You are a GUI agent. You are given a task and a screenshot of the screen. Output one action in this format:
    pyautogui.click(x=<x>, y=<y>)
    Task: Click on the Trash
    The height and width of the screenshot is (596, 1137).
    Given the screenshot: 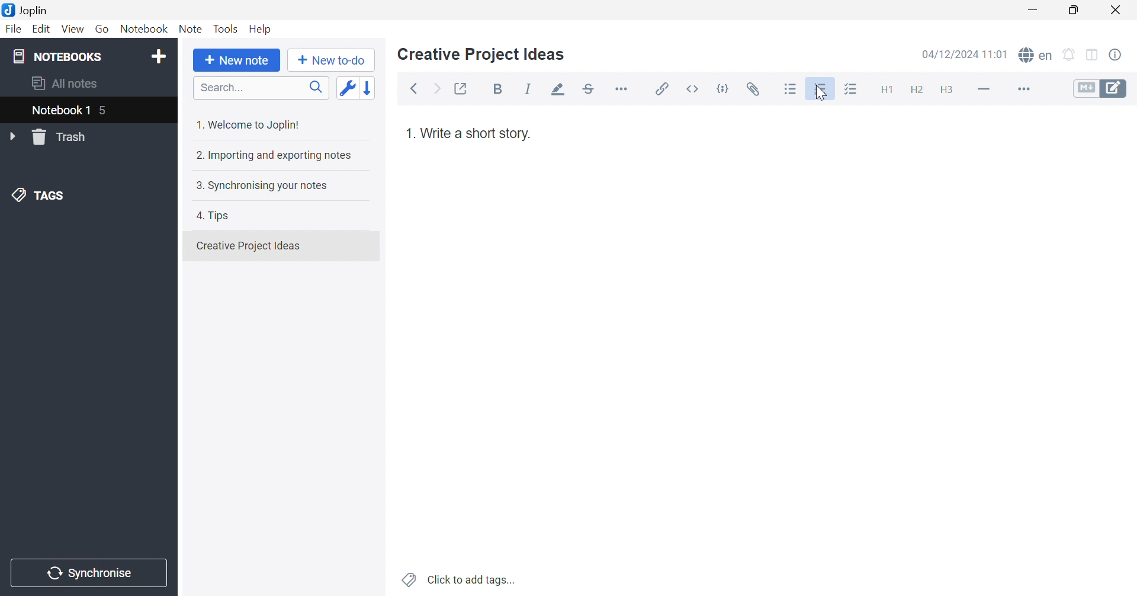 What is the action you would take?
    pyautogui.click(x=63, y=137)
    